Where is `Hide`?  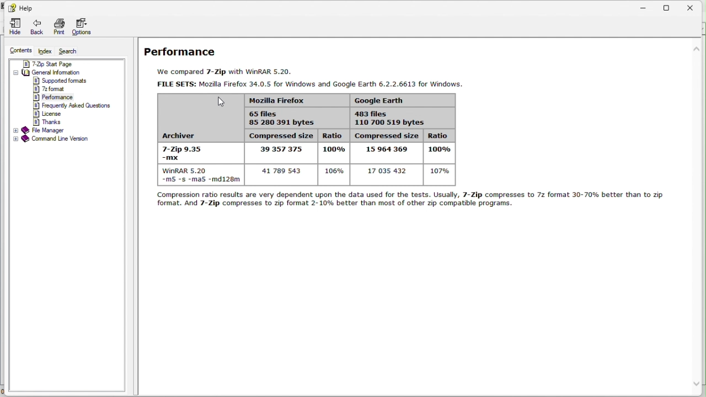
Hide is located at coordinates (14, 26).